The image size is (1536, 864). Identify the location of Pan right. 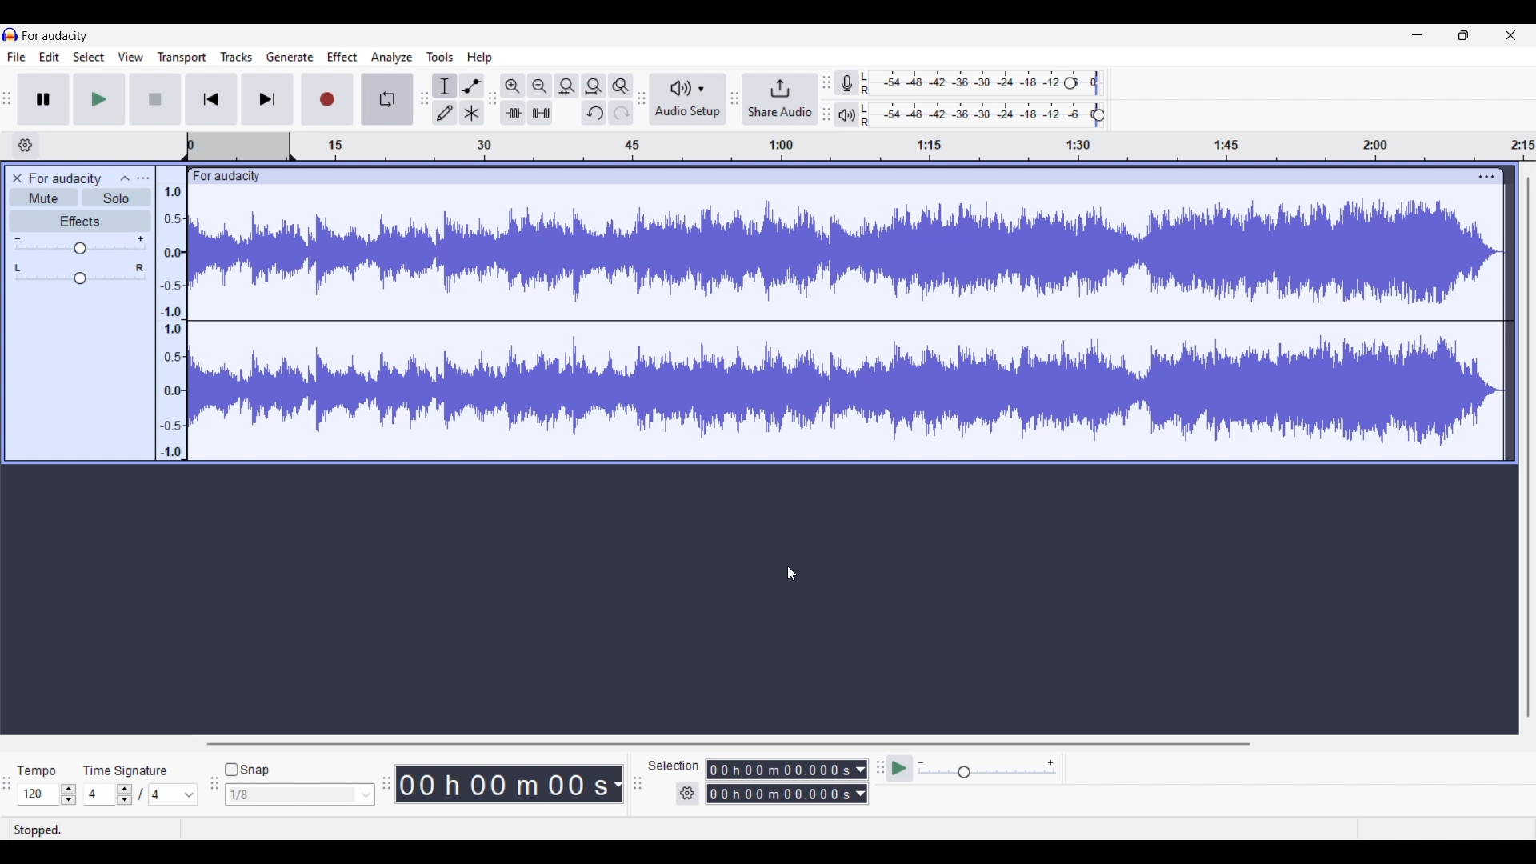
(139, 268).